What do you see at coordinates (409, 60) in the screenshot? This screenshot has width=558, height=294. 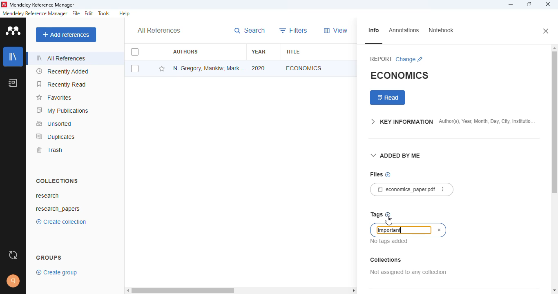 I see `change` at bounding box center [409, 60].